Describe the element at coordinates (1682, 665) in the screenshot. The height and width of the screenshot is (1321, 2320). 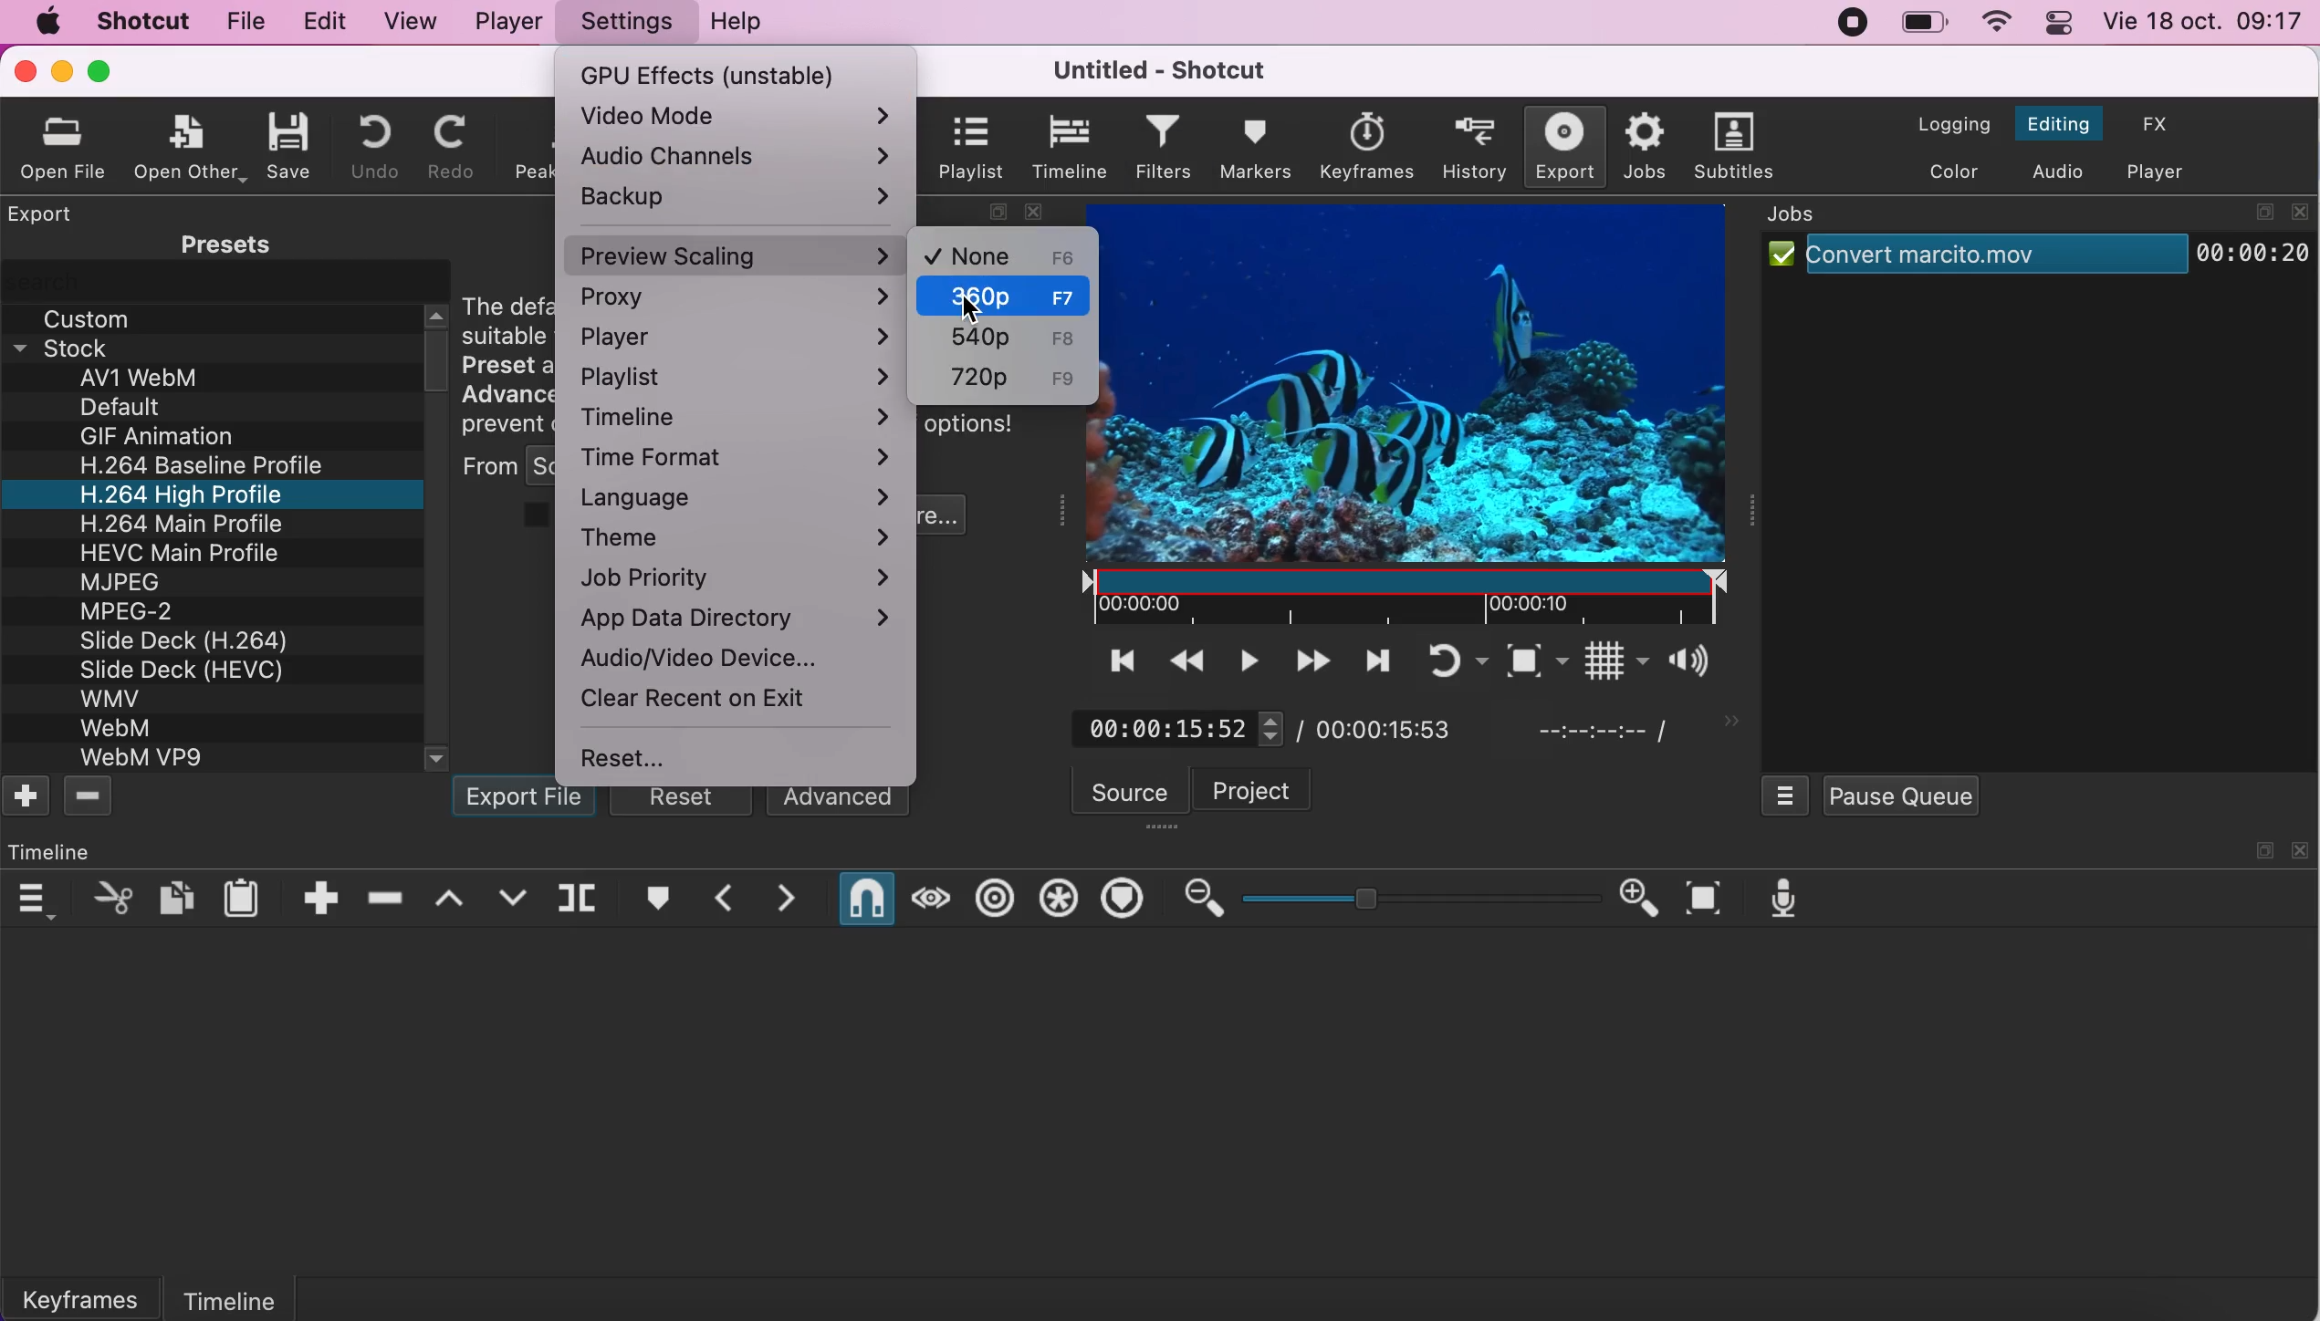
I see `show the volume control` at that location.